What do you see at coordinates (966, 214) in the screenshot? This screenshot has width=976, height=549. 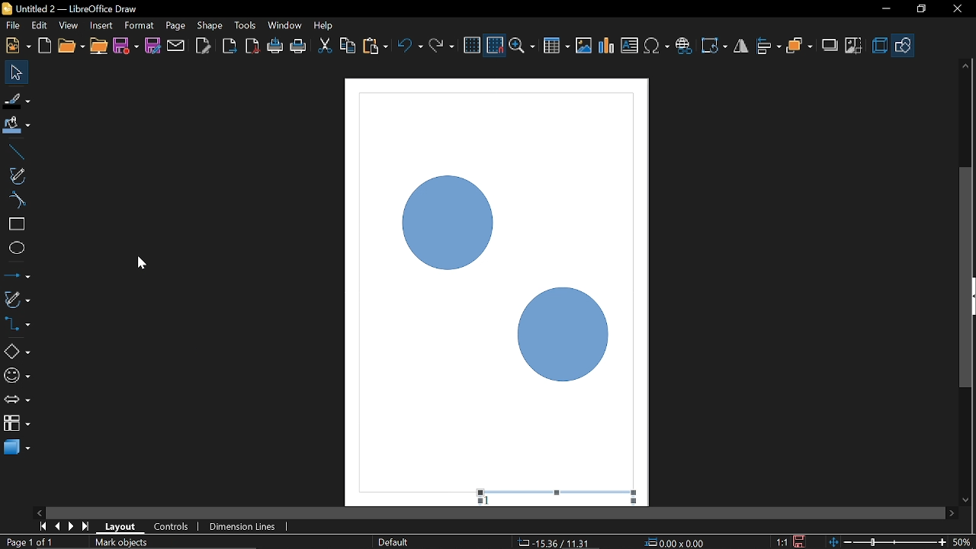 I see `vertical scrollbar` at bounding box center [966, 214].